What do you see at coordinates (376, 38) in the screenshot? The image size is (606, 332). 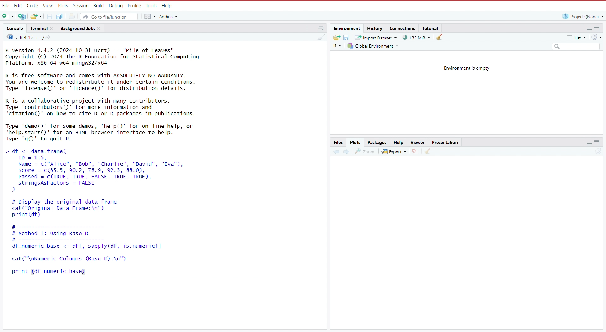 I see `Import dataset` at bounding box center [376, 38].